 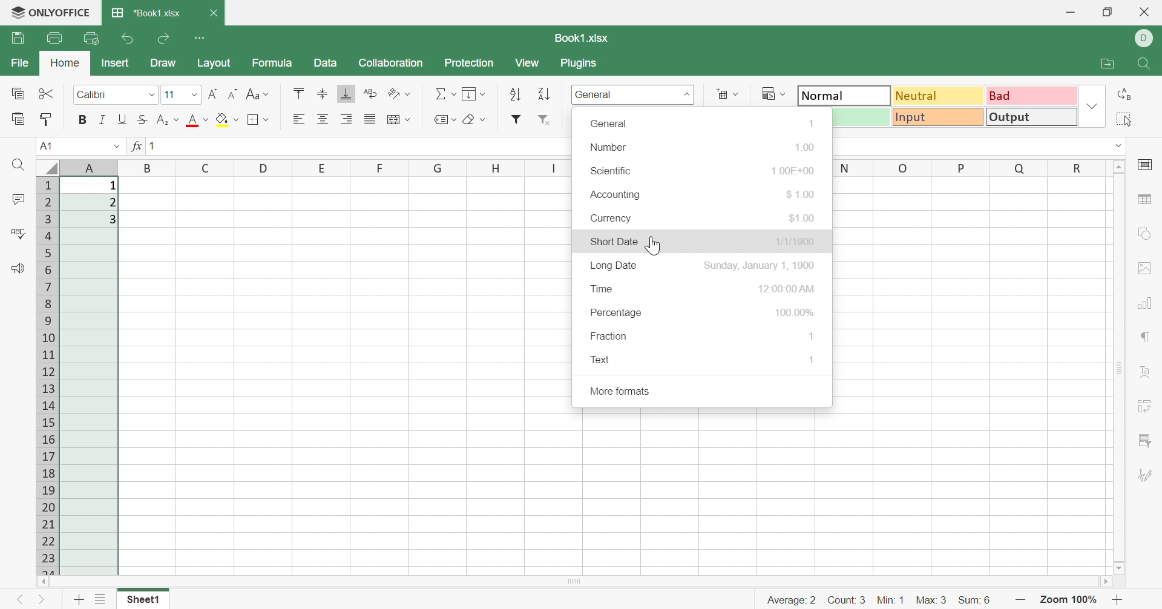 I want to click on Drop down, so click(x=116, y=145).